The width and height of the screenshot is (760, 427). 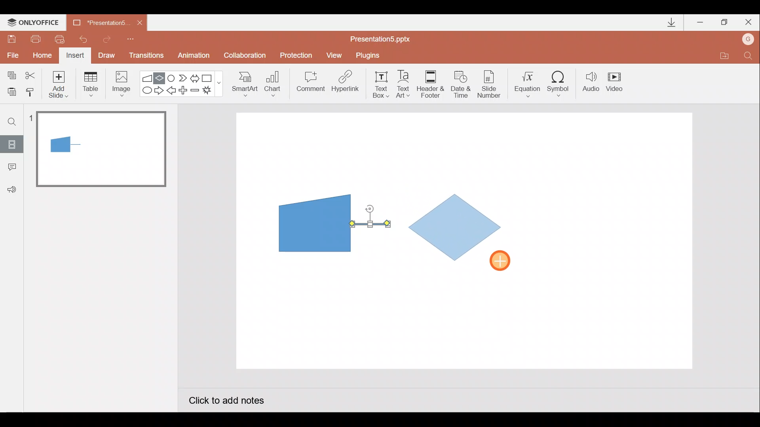 What do you see at coordinates (12, 121) in the screenshot?
I see `Find` at bounding box center [12, 121].